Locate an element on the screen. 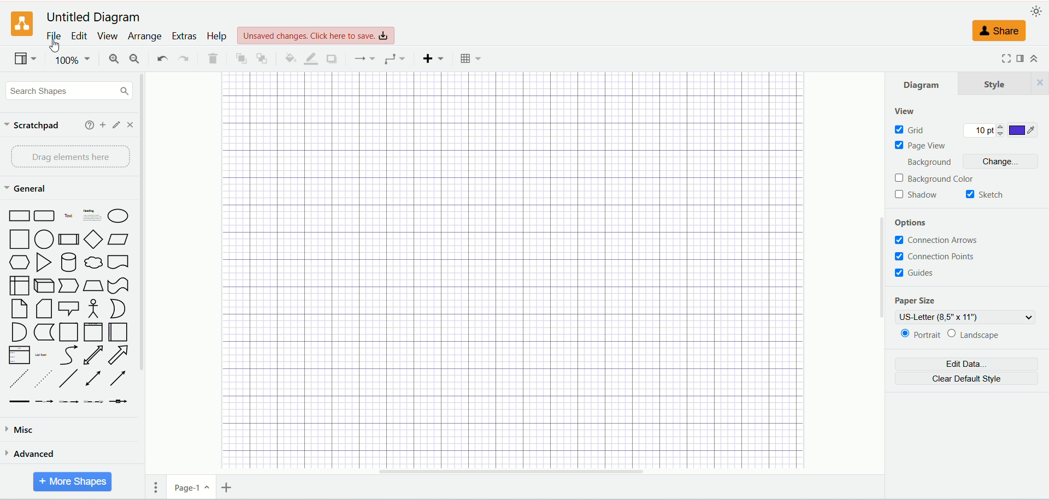 The image size is (1049, 500). add page is located at coordinates (230, 486).